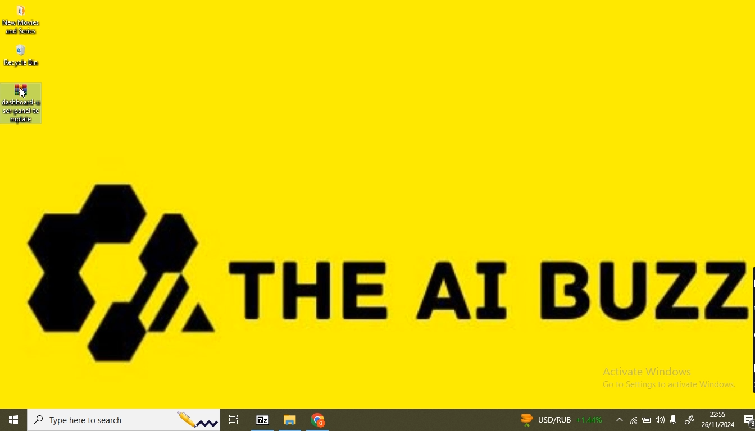 The width and height of the screenshot is (755, 431). What do you see at coordinates (292, 420) in the screenshot?
I see `file browser` at bounding box center [292, 420].